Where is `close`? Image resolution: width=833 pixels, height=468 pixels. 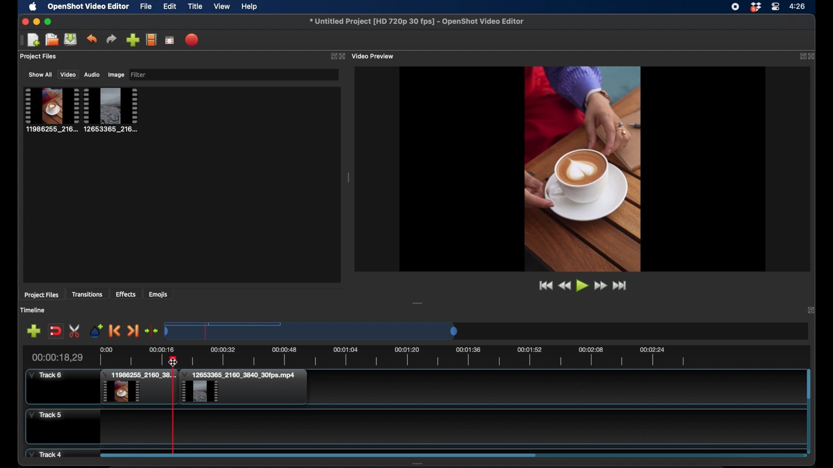
close is located at coordinates (343, 56).